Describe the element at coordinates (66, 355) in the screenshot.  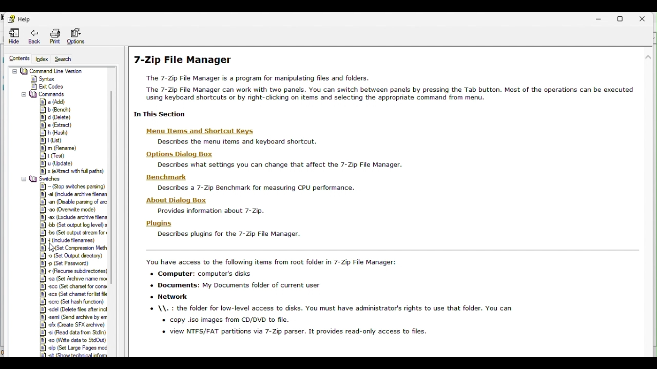
I see `show technical info` at that location.